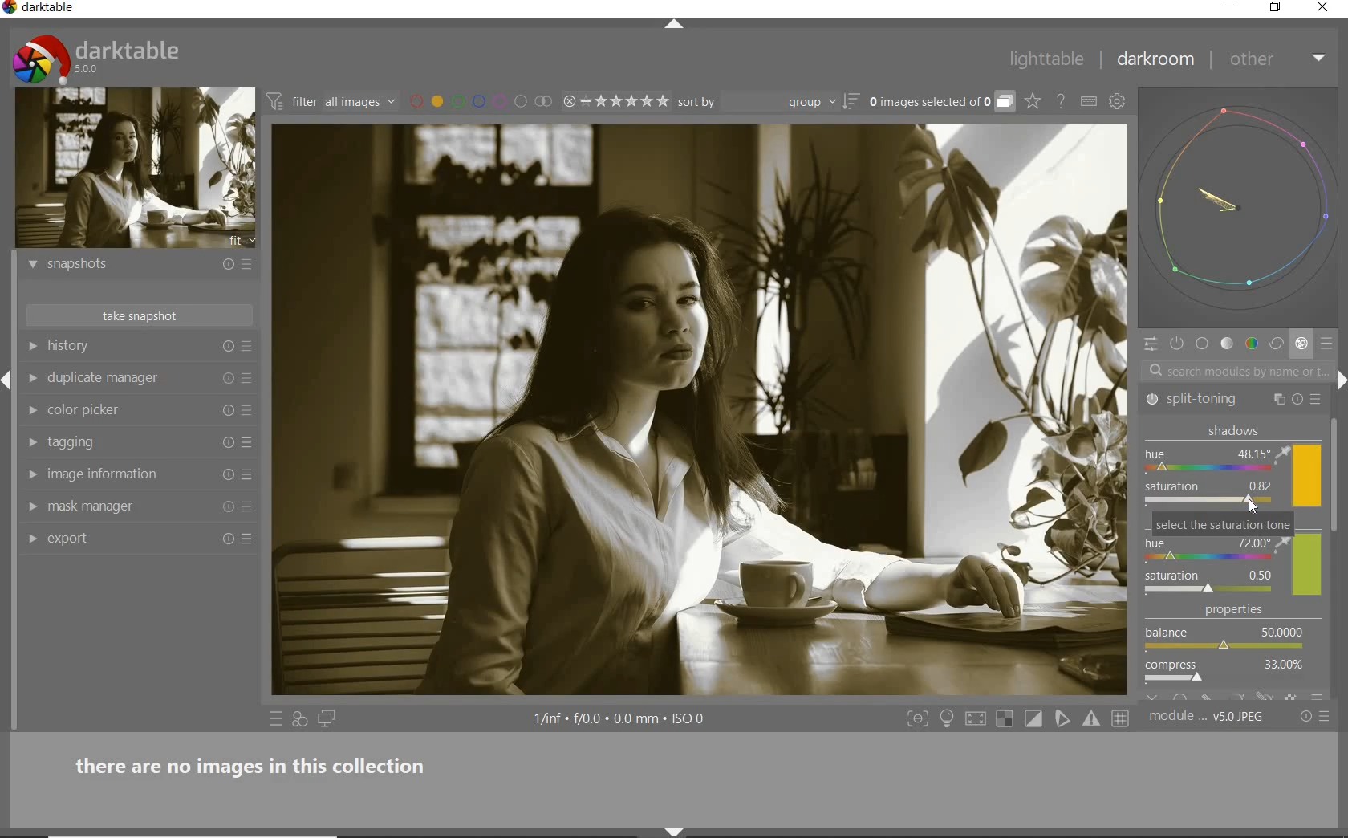 The height and width of the screenshot is (838, 1348). I want to click on preset and preferences, so click(249, 508).